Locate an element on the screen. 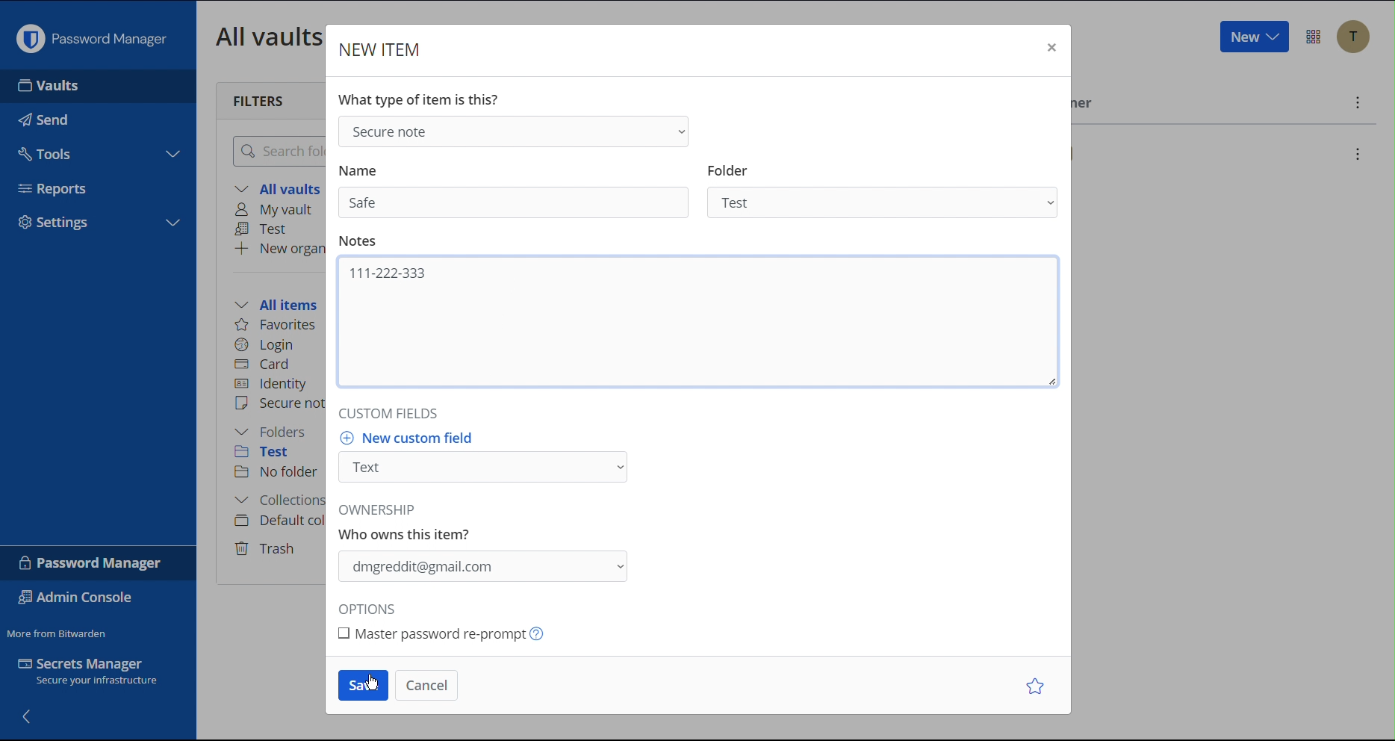  Safe is located at coordinates (369, 203).